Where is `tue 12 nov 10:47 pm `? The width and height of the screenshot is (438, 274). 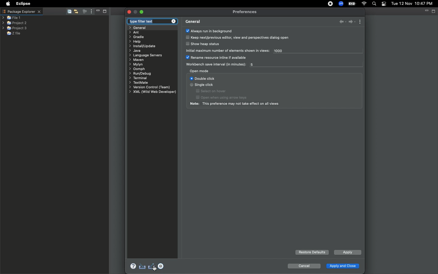 tue 12 nov 10:47 pm  is located at coordinates (412, 3).